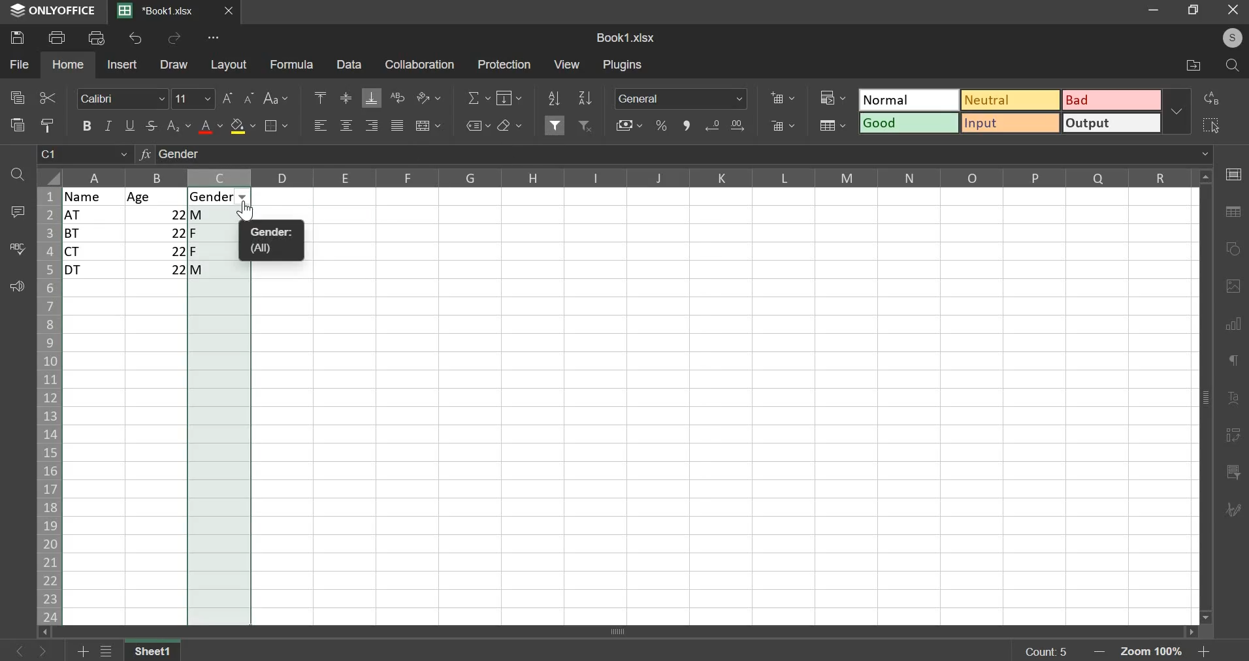  Describe the element at coordinates (503, 64) in the screenshot. I see `protection` at that location.